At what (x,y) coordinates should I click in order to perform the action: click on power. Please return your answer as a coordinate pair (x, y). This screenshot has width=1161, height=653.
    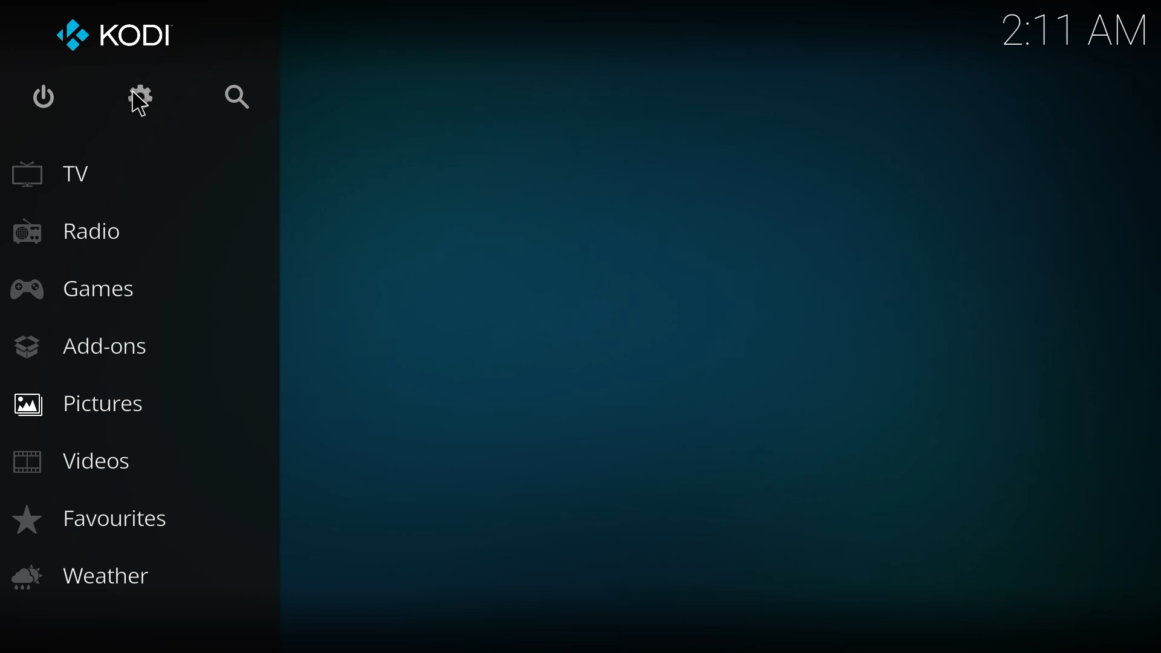
    Looking at the image, I should click on (48, 99).